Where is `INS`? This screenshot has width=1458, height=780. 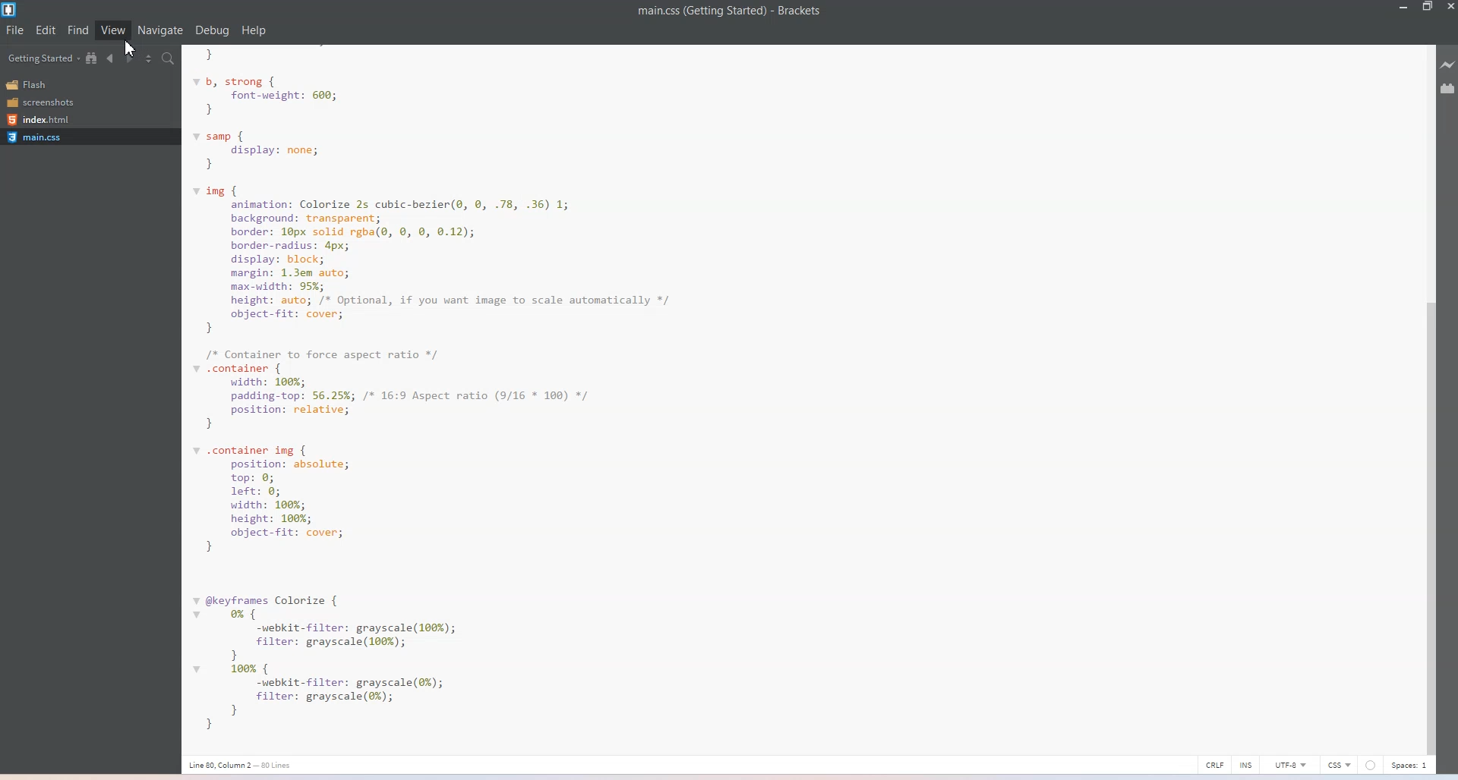
INS is located at coordinates (1248, 763).